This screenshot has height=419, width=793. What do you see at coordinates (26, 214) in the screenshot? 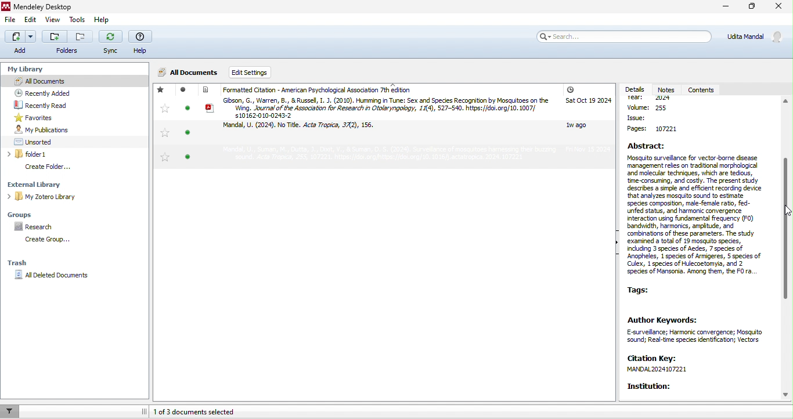
I see `groups` at bounding box center [26, 214].